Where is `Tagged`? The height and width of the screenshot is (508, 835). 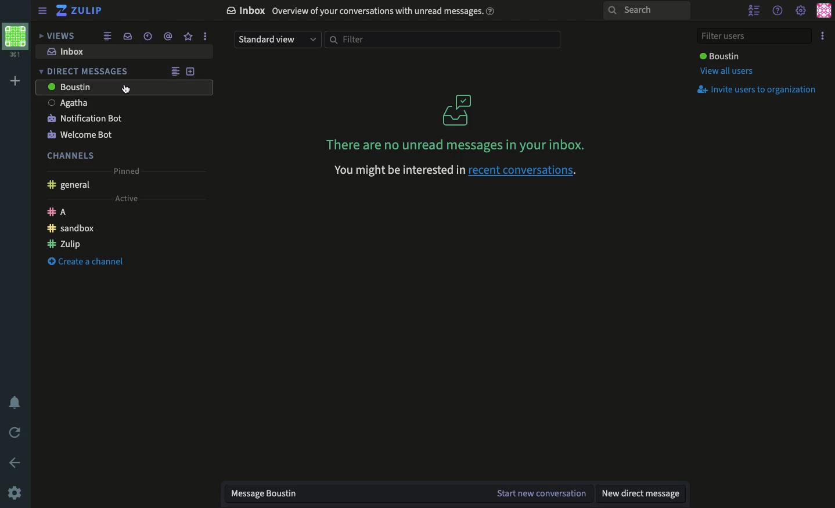
Tagged is located at coordinates (168, 37).